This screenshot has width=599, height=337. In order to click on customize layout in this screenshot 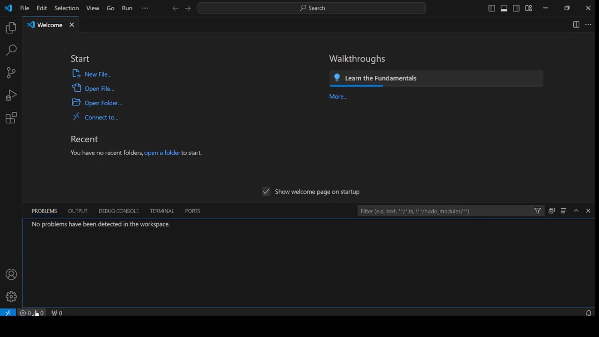, I will do `click(528, 8)`.